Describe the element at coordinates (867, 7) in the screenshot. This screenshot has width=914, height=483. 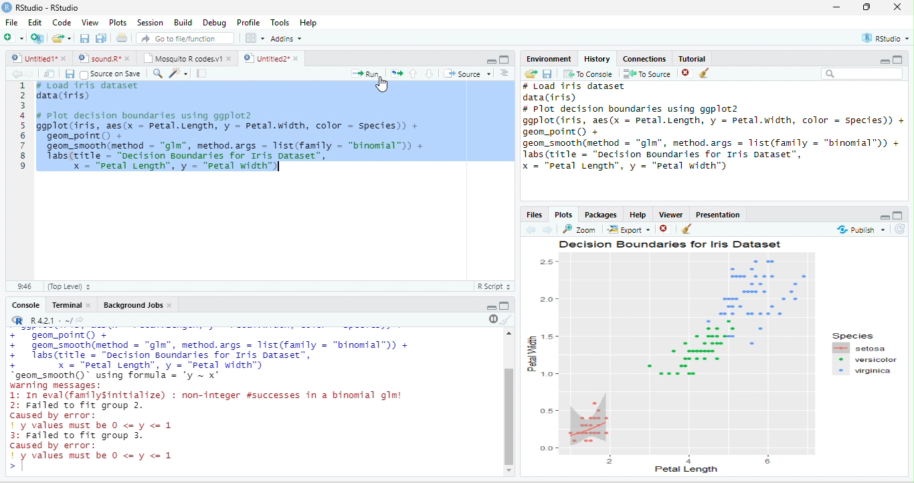
I see `resize` at that location.